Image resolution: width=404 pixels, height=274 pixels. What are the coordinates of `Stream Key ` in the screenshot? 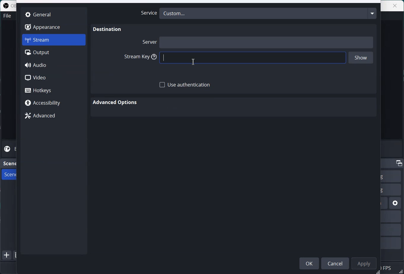 It's located at (139, 57).